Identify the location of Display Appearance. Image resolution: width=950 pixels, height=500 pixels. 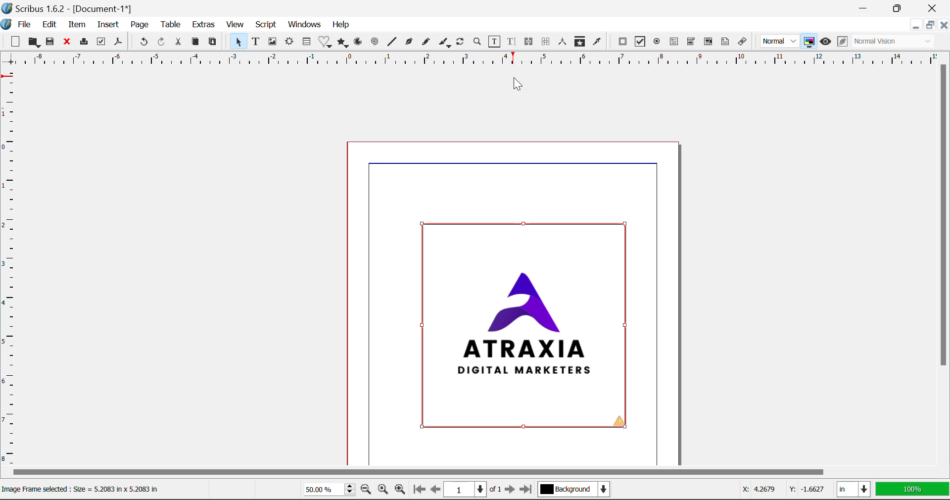
(897, 42).